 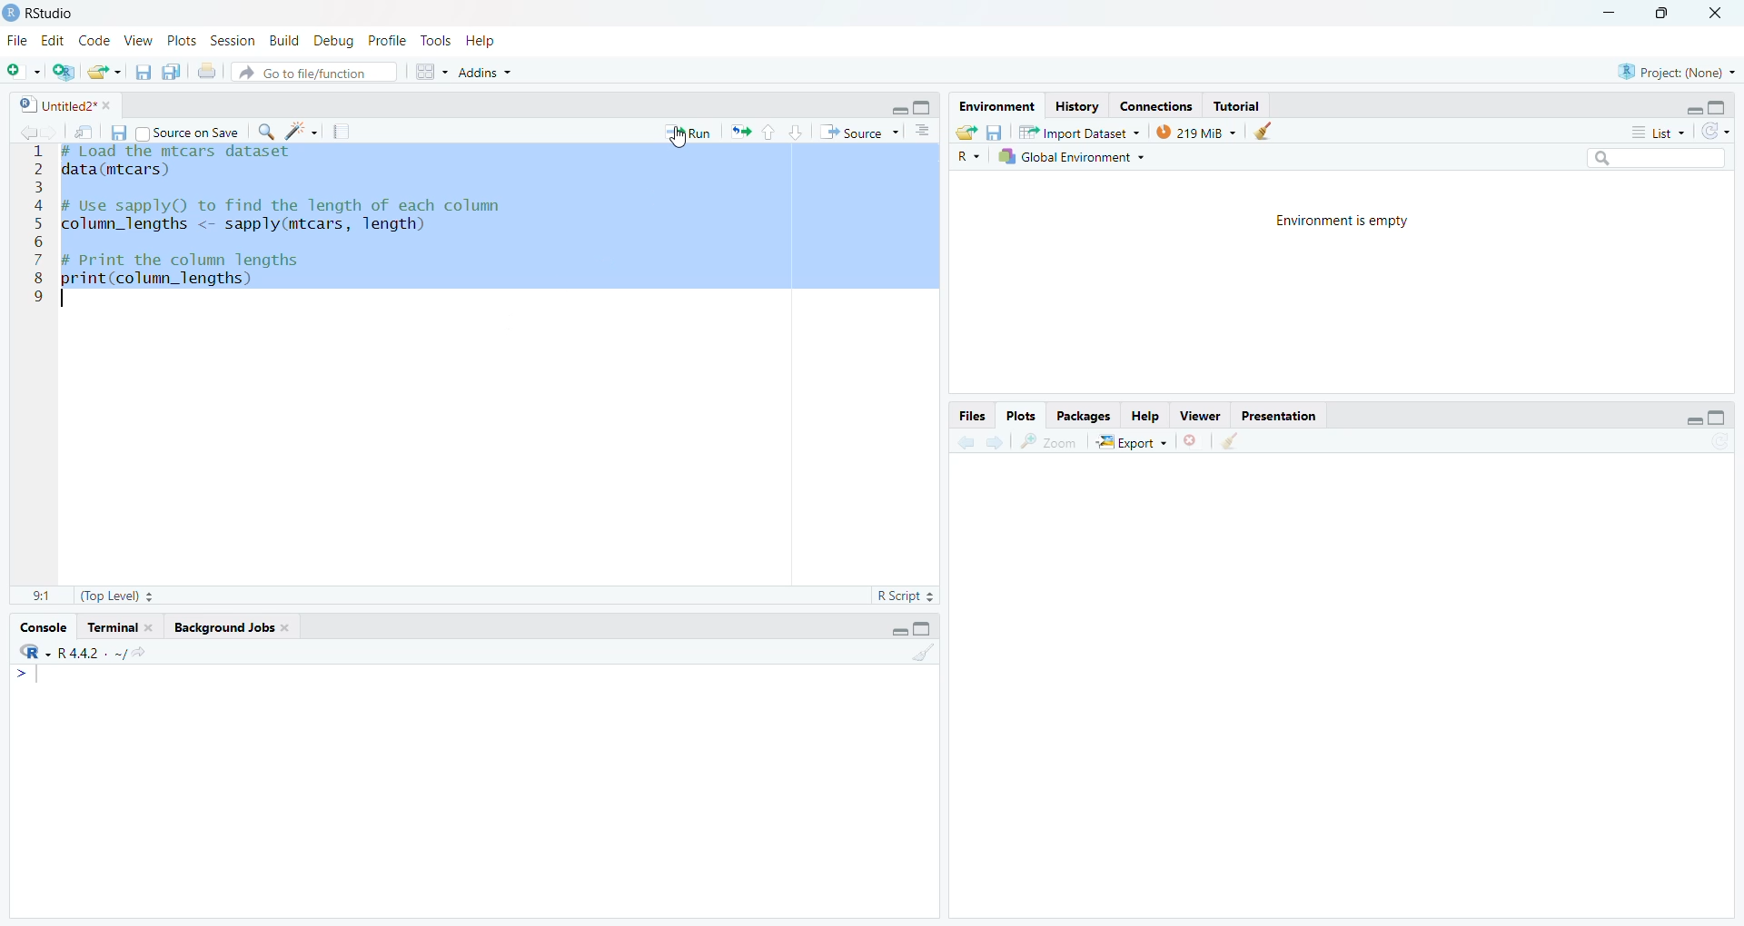 What do you see at coordinates (907, 596) in the screenshot?
I see `R Script` at bounding box center [907, 596].